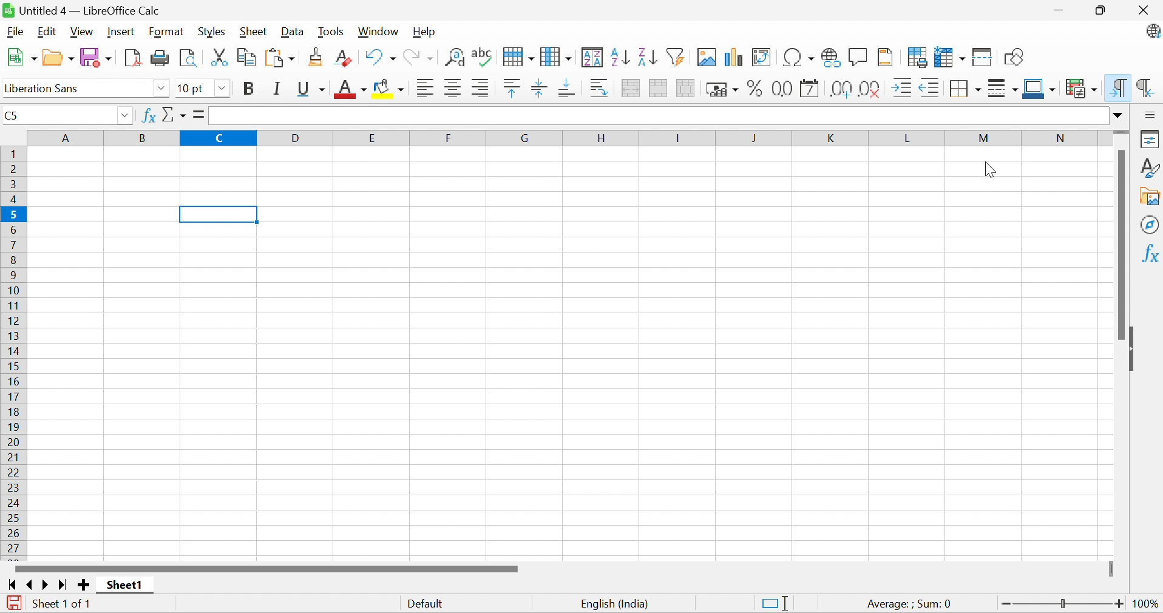 The height and width of the screenshot is (613, 1163). What do you see at coordinates (85, 584) in the screenshot?
I see `Add new sheet` at bounding box center [85, 584].